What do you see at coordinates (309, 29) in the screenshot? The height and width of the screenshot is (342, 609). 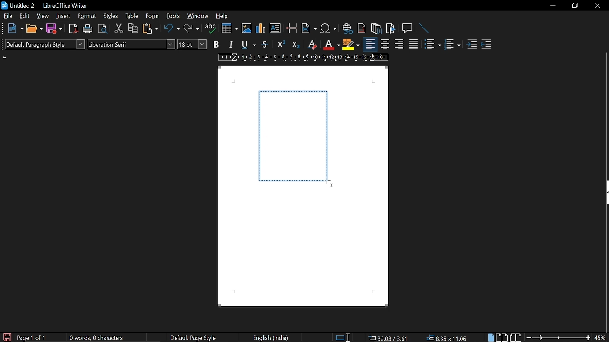 I see `insert field` at bounding box center [309, 29].